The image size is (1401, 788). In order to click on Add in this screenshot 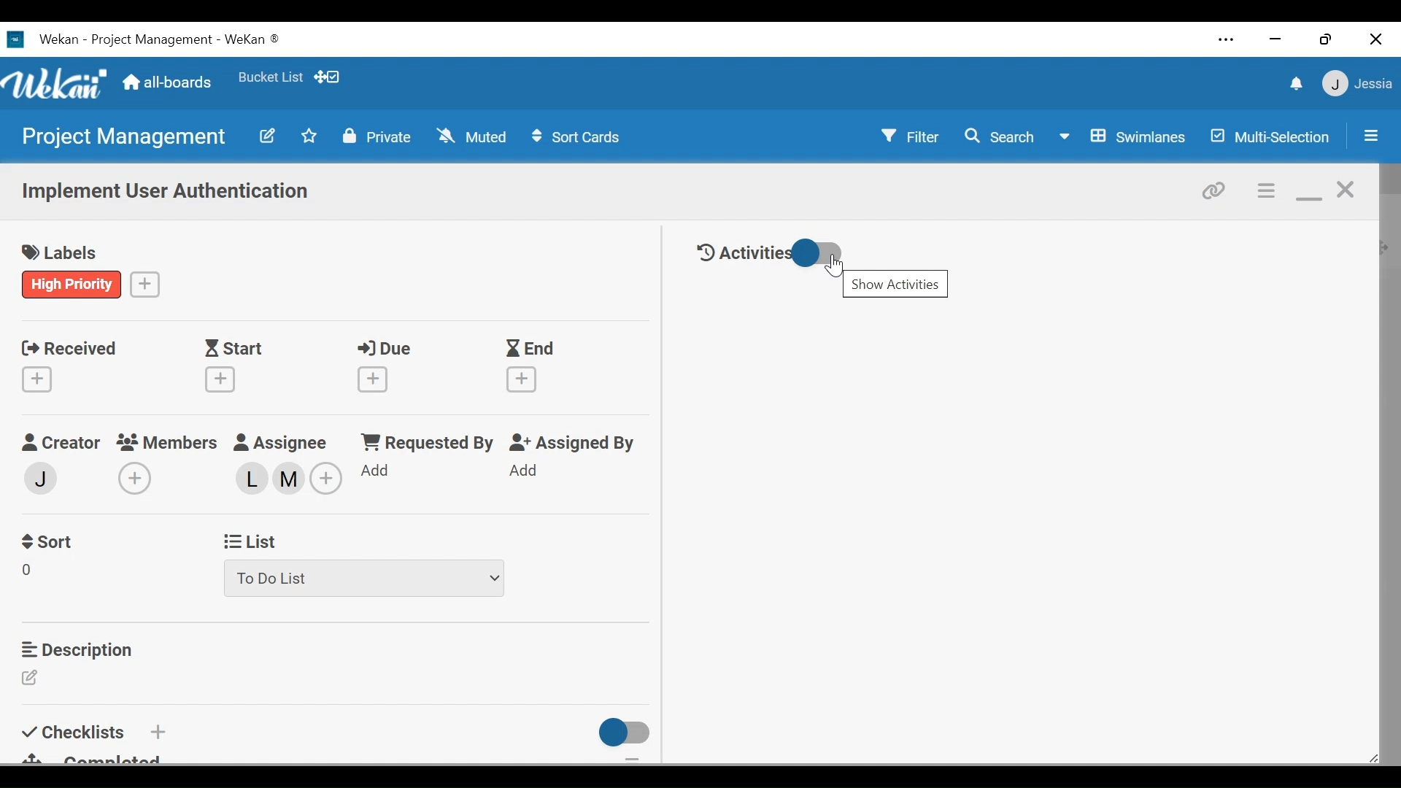, I will do `click(163, 732)`.